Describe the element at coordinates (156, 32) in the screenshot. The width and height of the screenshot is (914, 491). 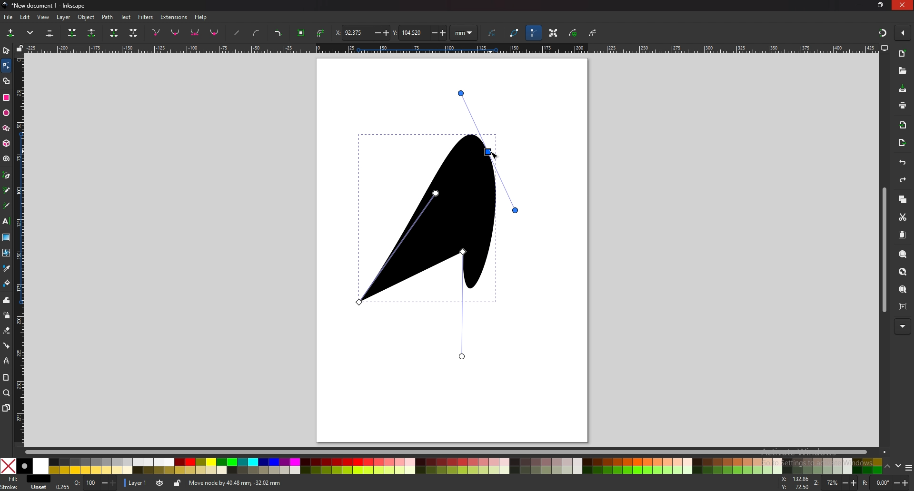
I see `nodes corner` at that location.